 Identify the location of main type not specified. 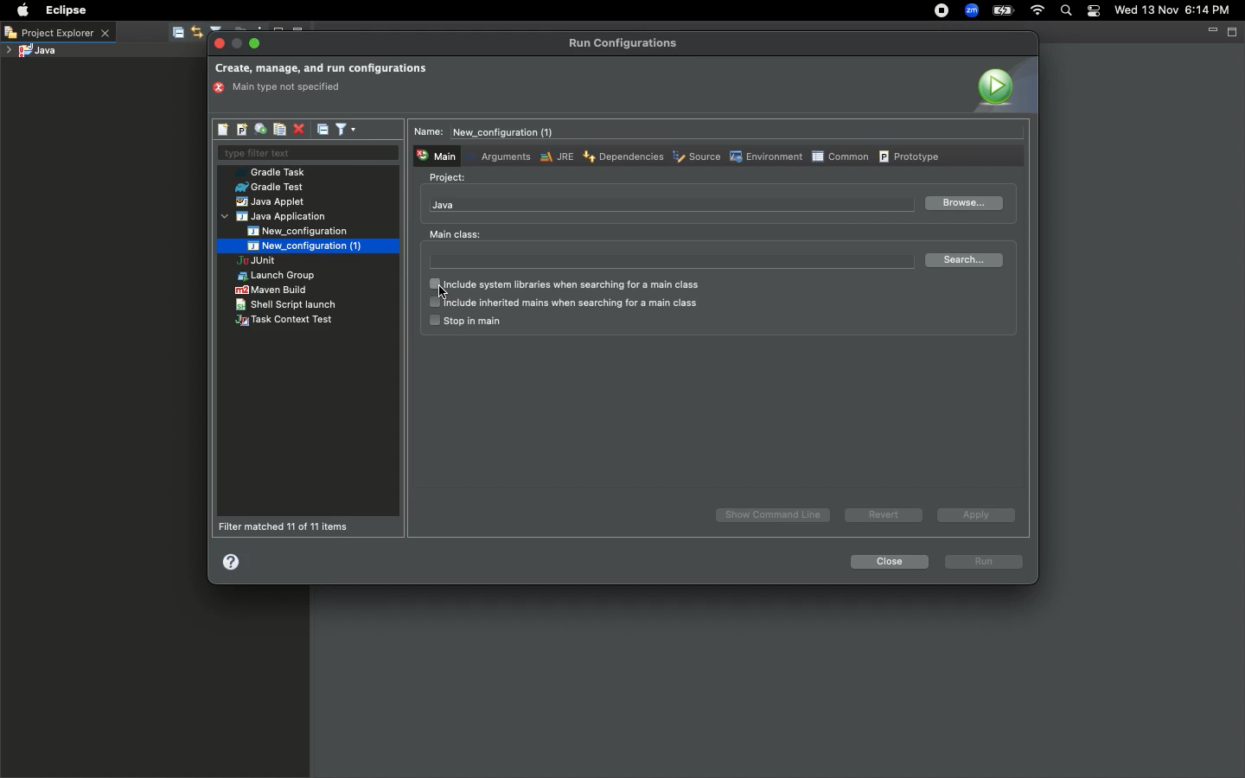
(283, 88).